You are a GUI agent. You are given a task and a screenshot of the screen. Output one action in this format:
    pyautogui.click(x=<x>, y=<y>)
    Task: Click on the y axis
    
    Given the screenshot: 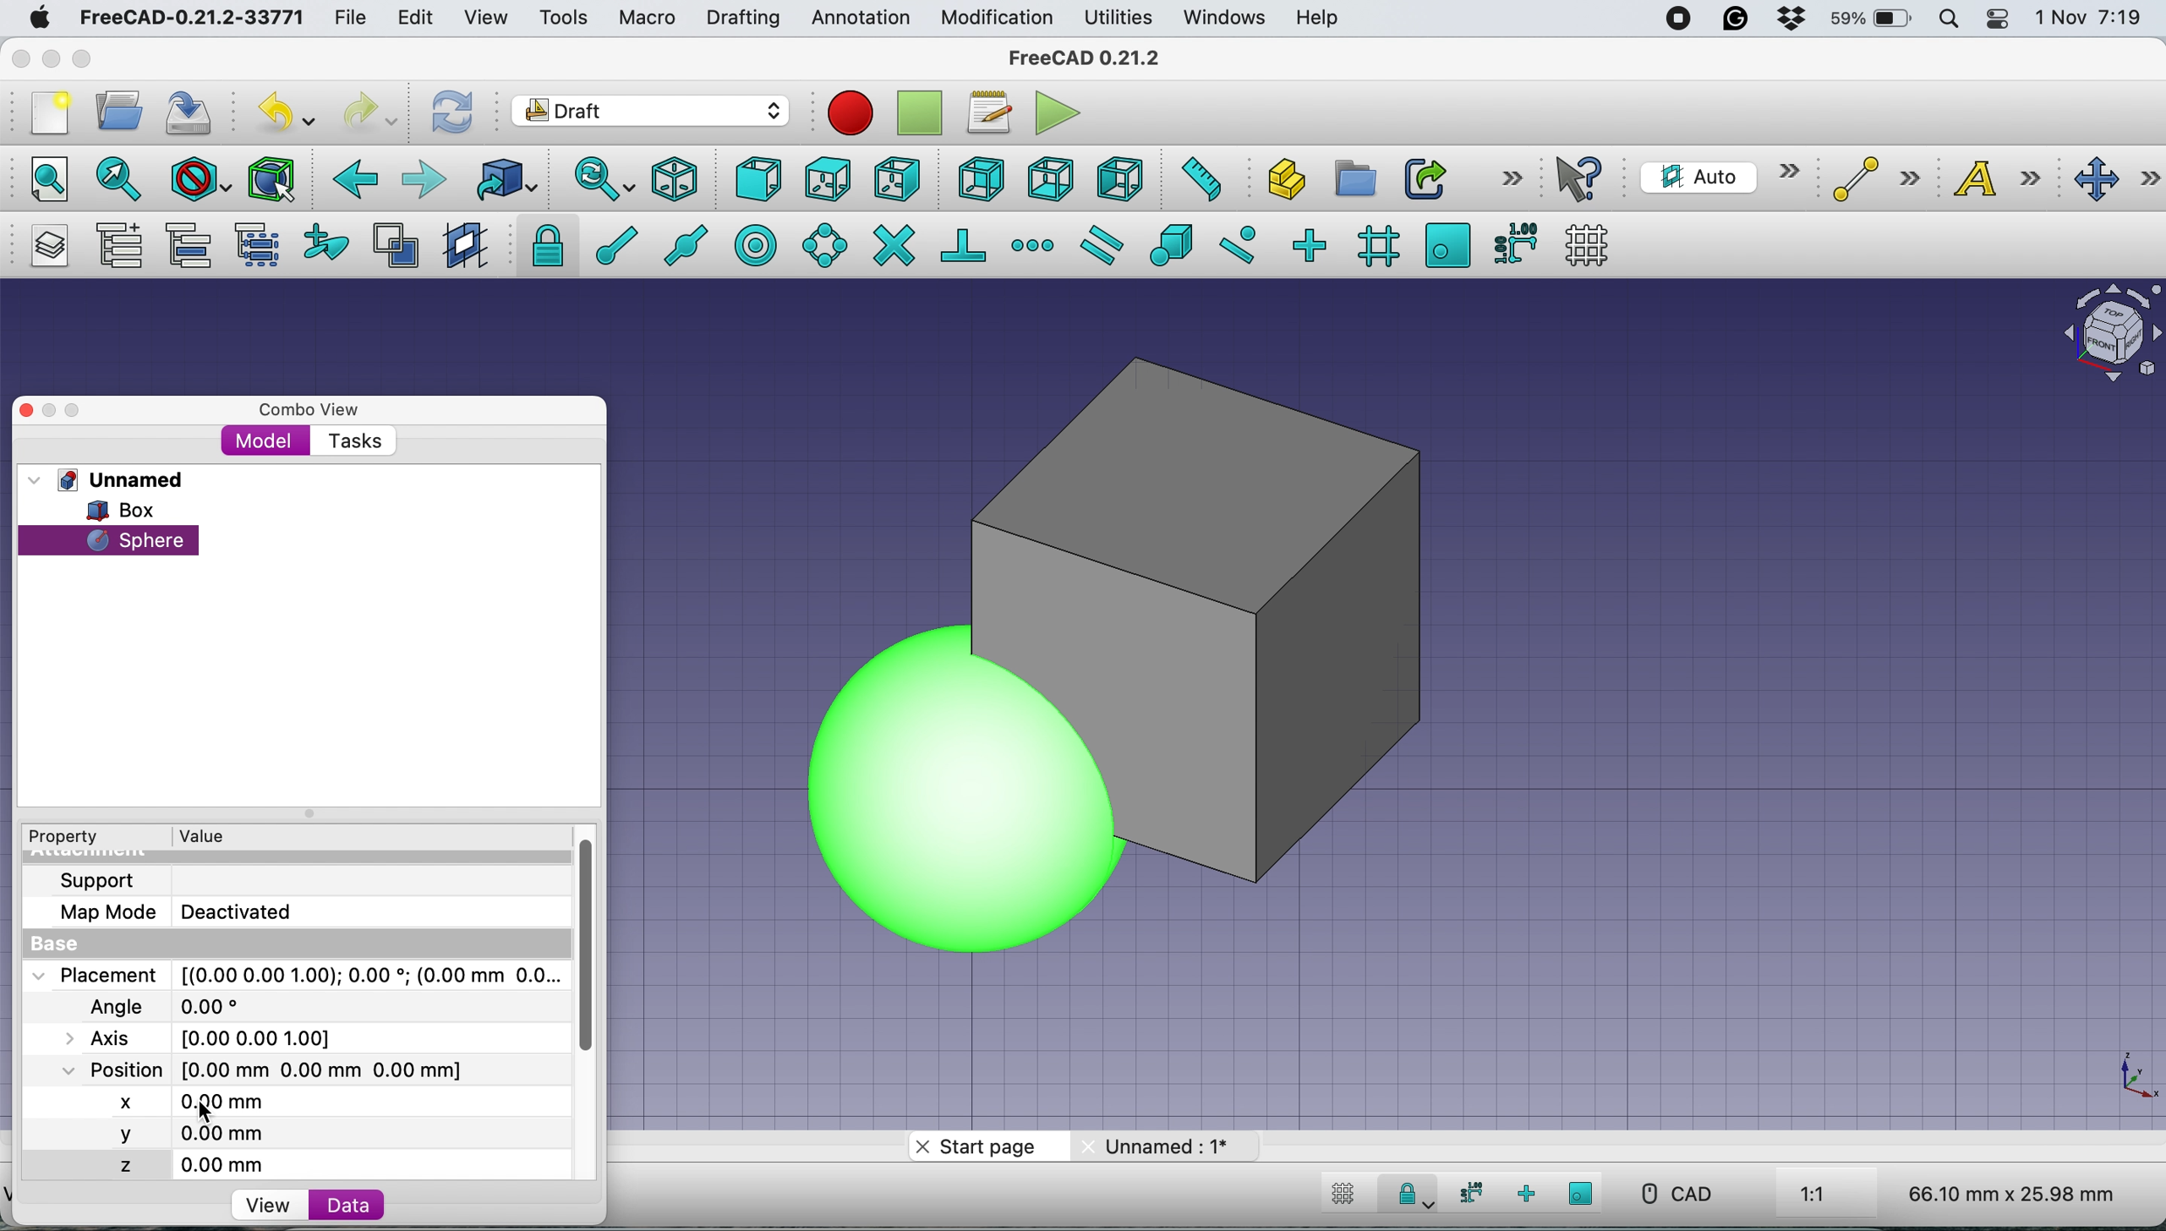 What is the action you would take?
    pyautogui.click(x=194, y=1135)
    